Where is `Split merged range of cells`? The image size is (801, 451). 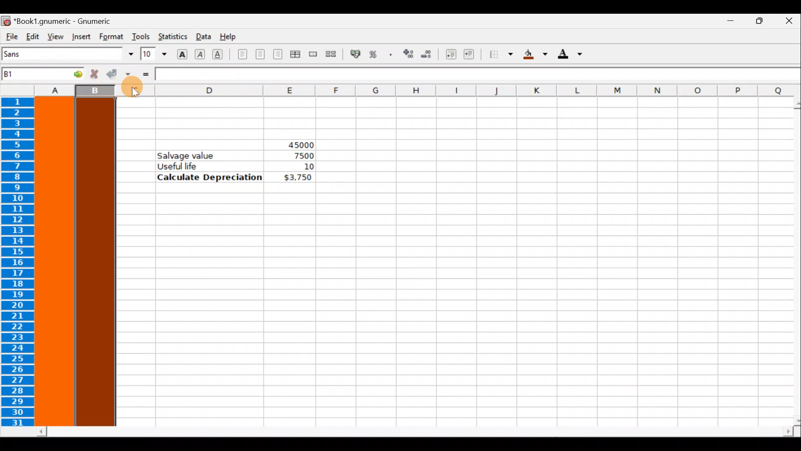 Split merged range of cells is located at coordinates (331, 53).